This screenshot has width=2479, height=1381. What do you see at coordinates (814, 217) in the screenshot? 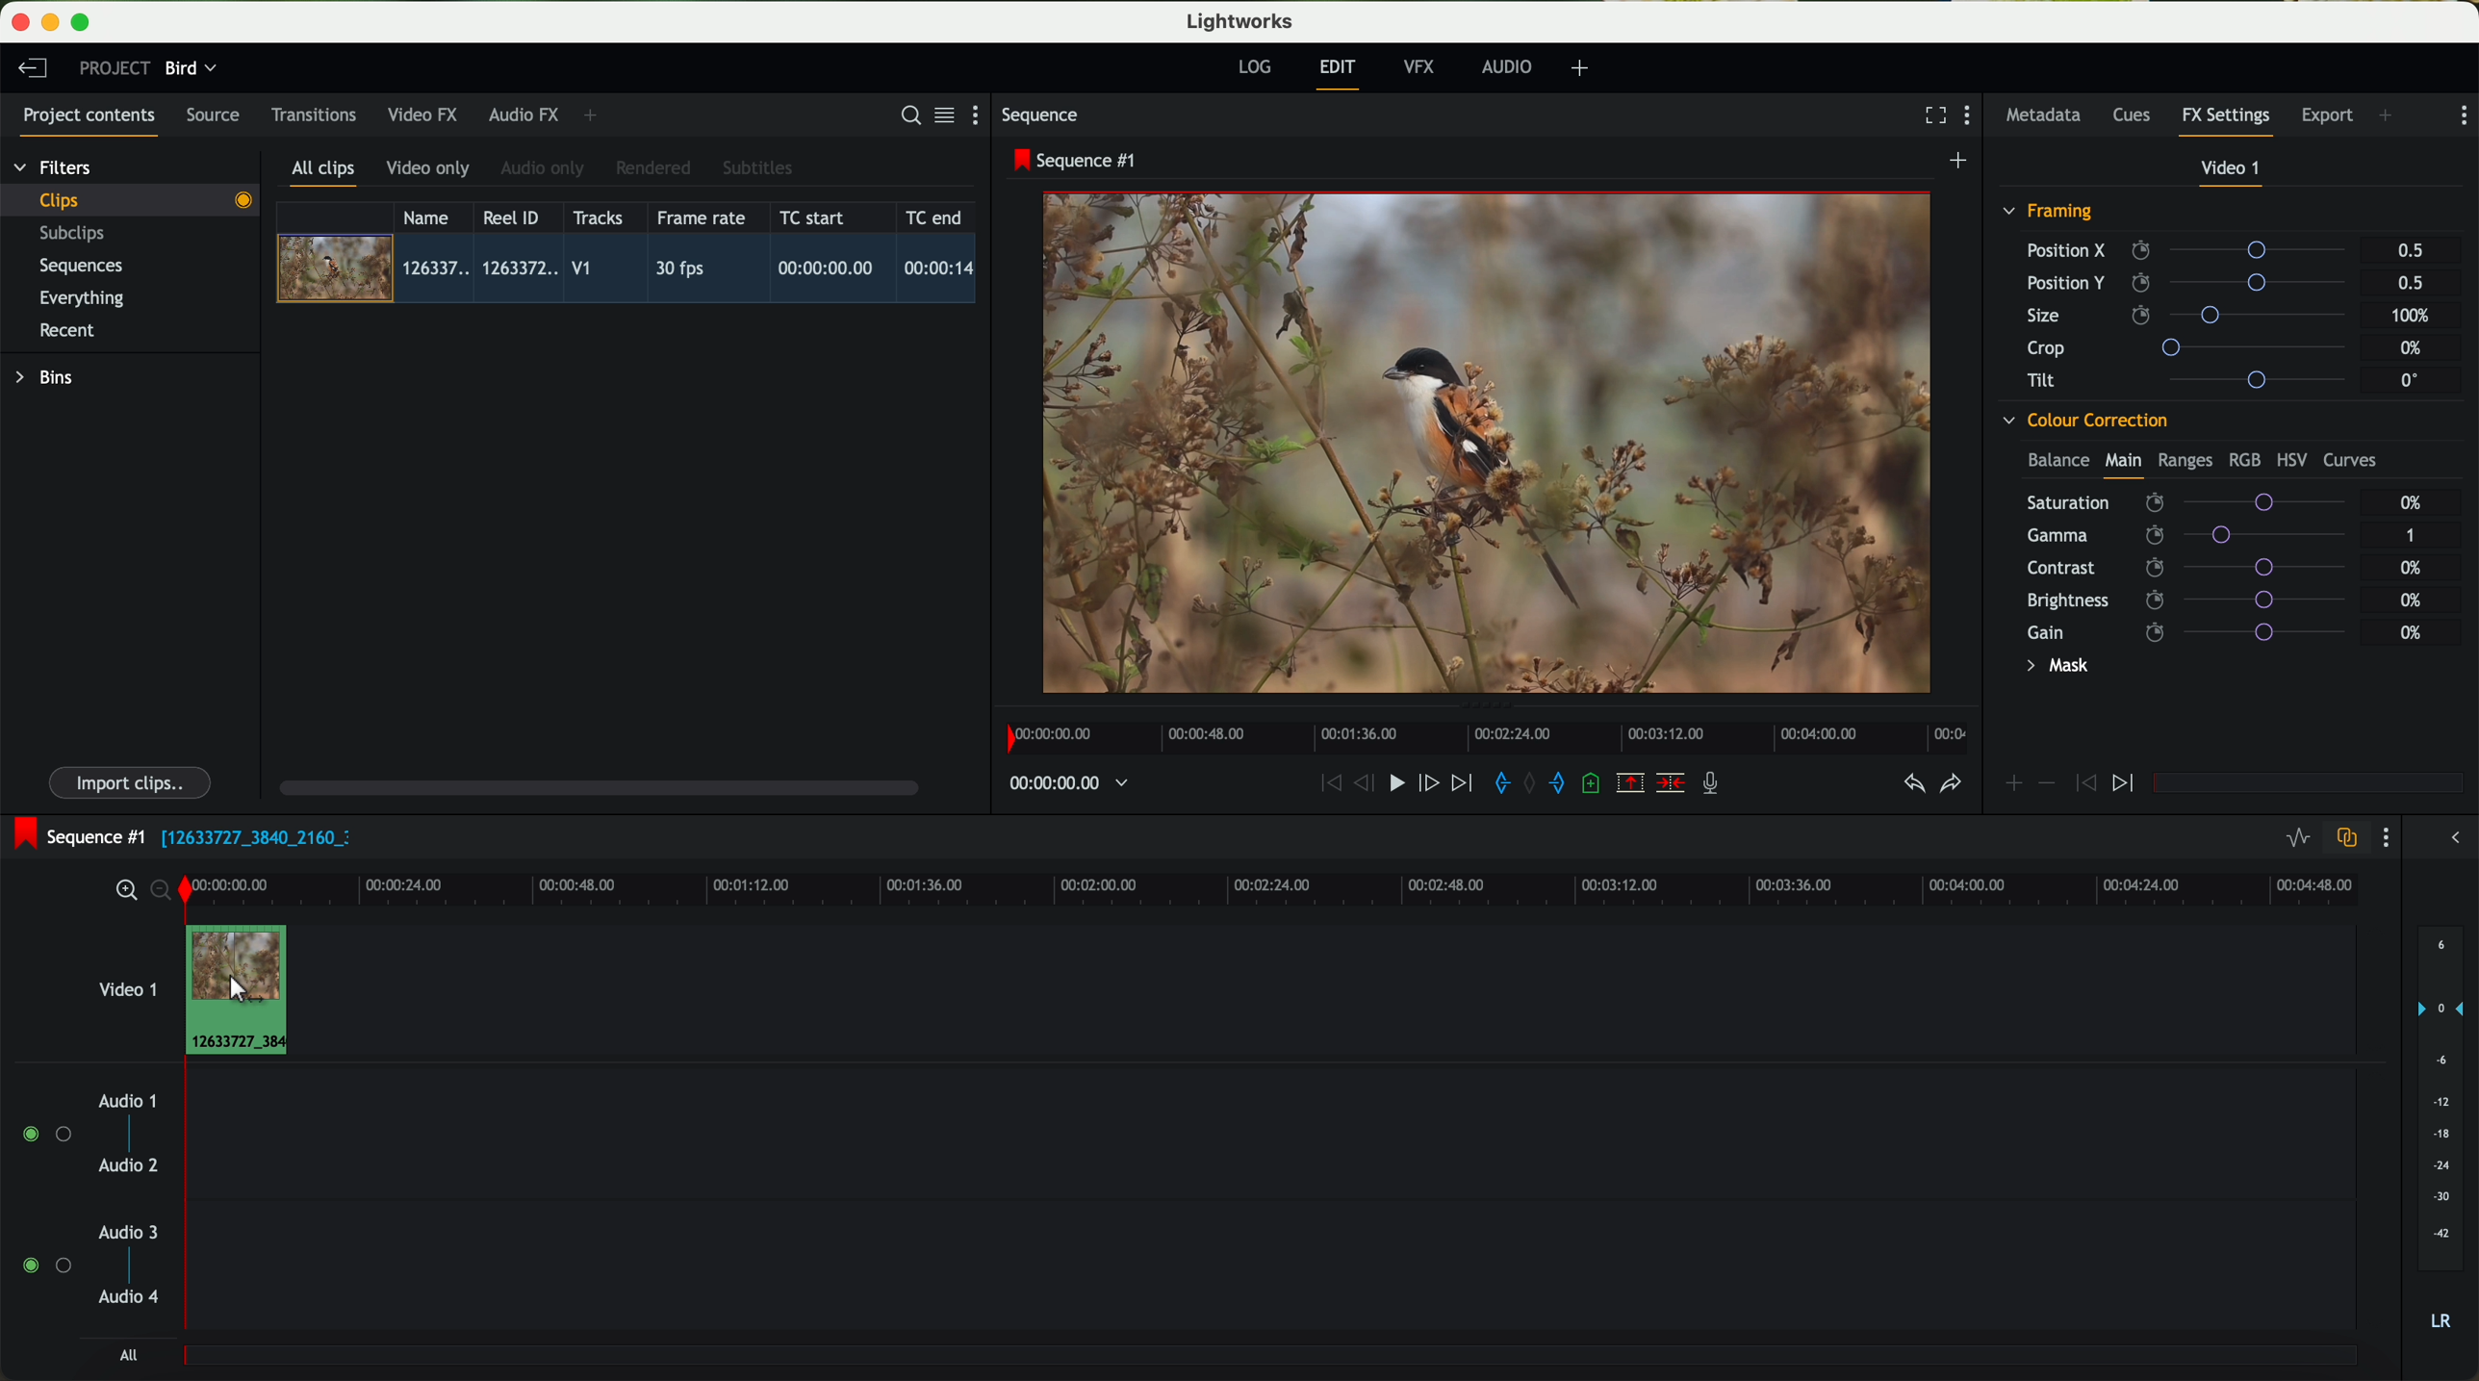
I see `TC start` at bounding box center [814, 217].